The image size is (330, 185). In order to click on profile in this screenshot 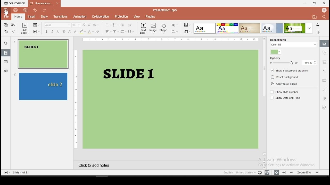, I will do `click(324, 10)`.